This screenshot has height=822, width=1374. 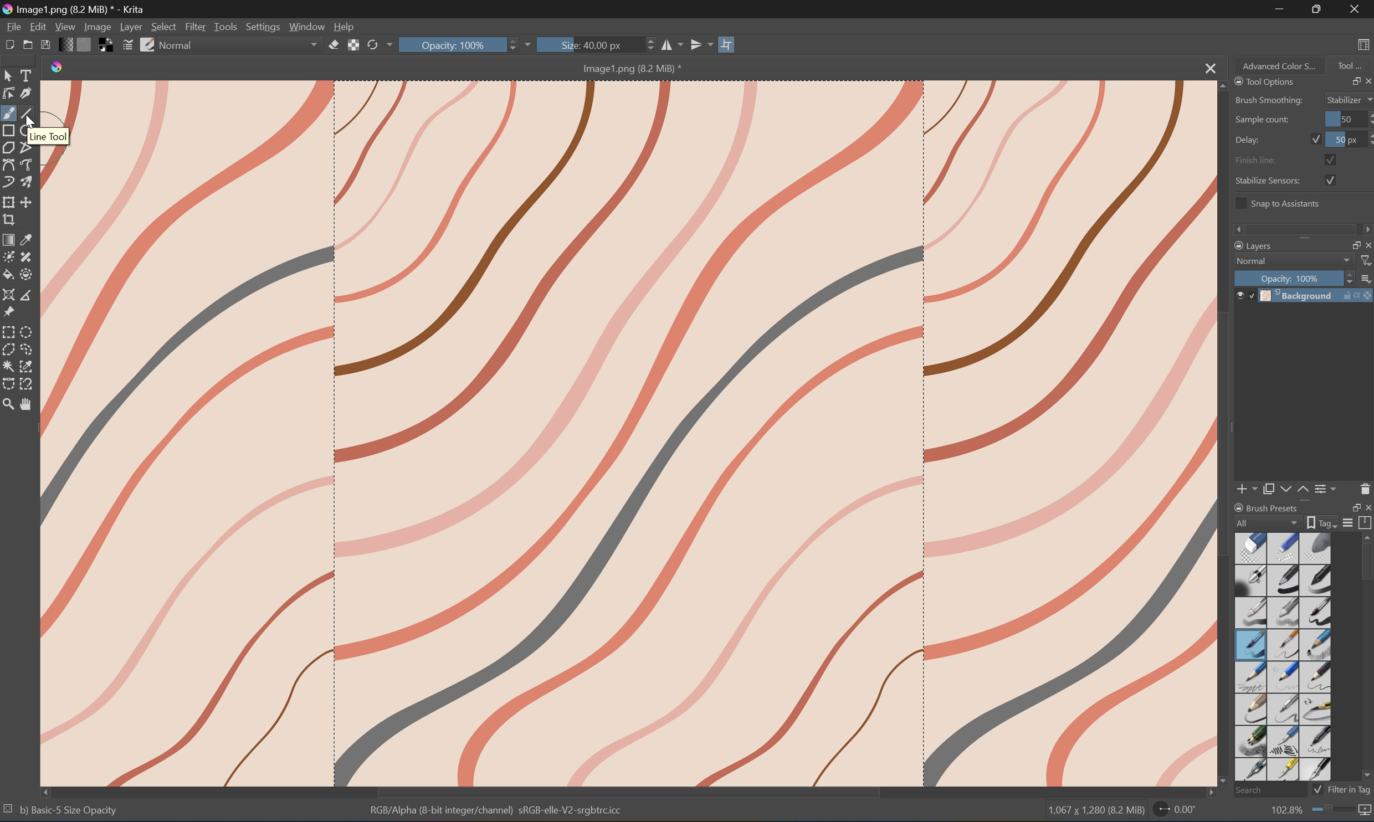 What do you see at coordinates (9, 74) in the screenshot?
I see `Select shapes tools` at bounding box center [9, 74].